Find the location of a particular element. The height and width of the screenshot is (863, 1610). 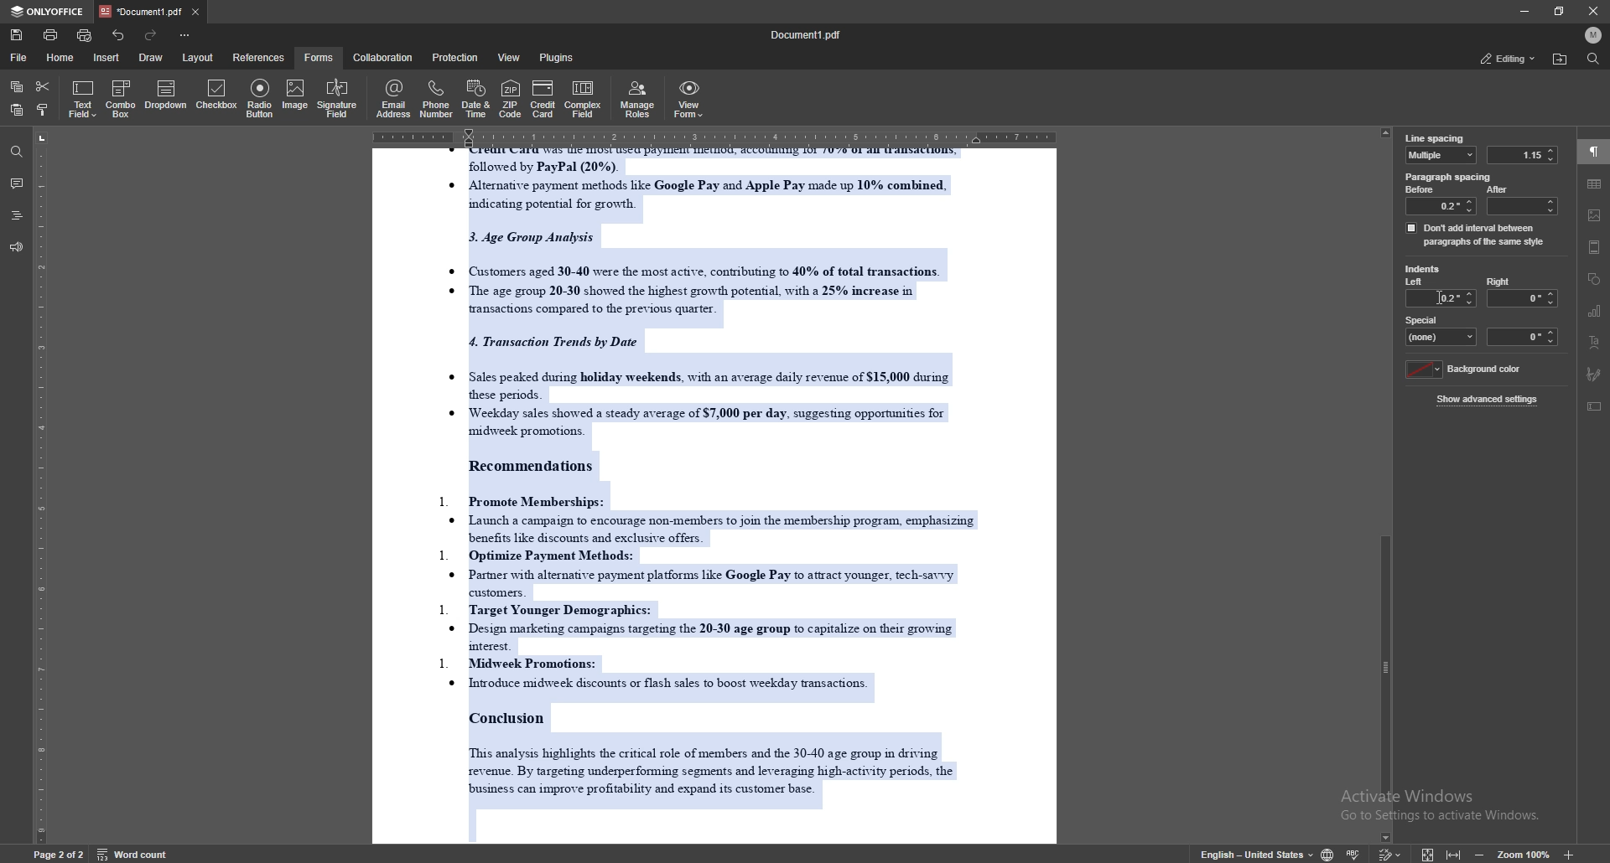

complex field is located at coordinates (585, 99).